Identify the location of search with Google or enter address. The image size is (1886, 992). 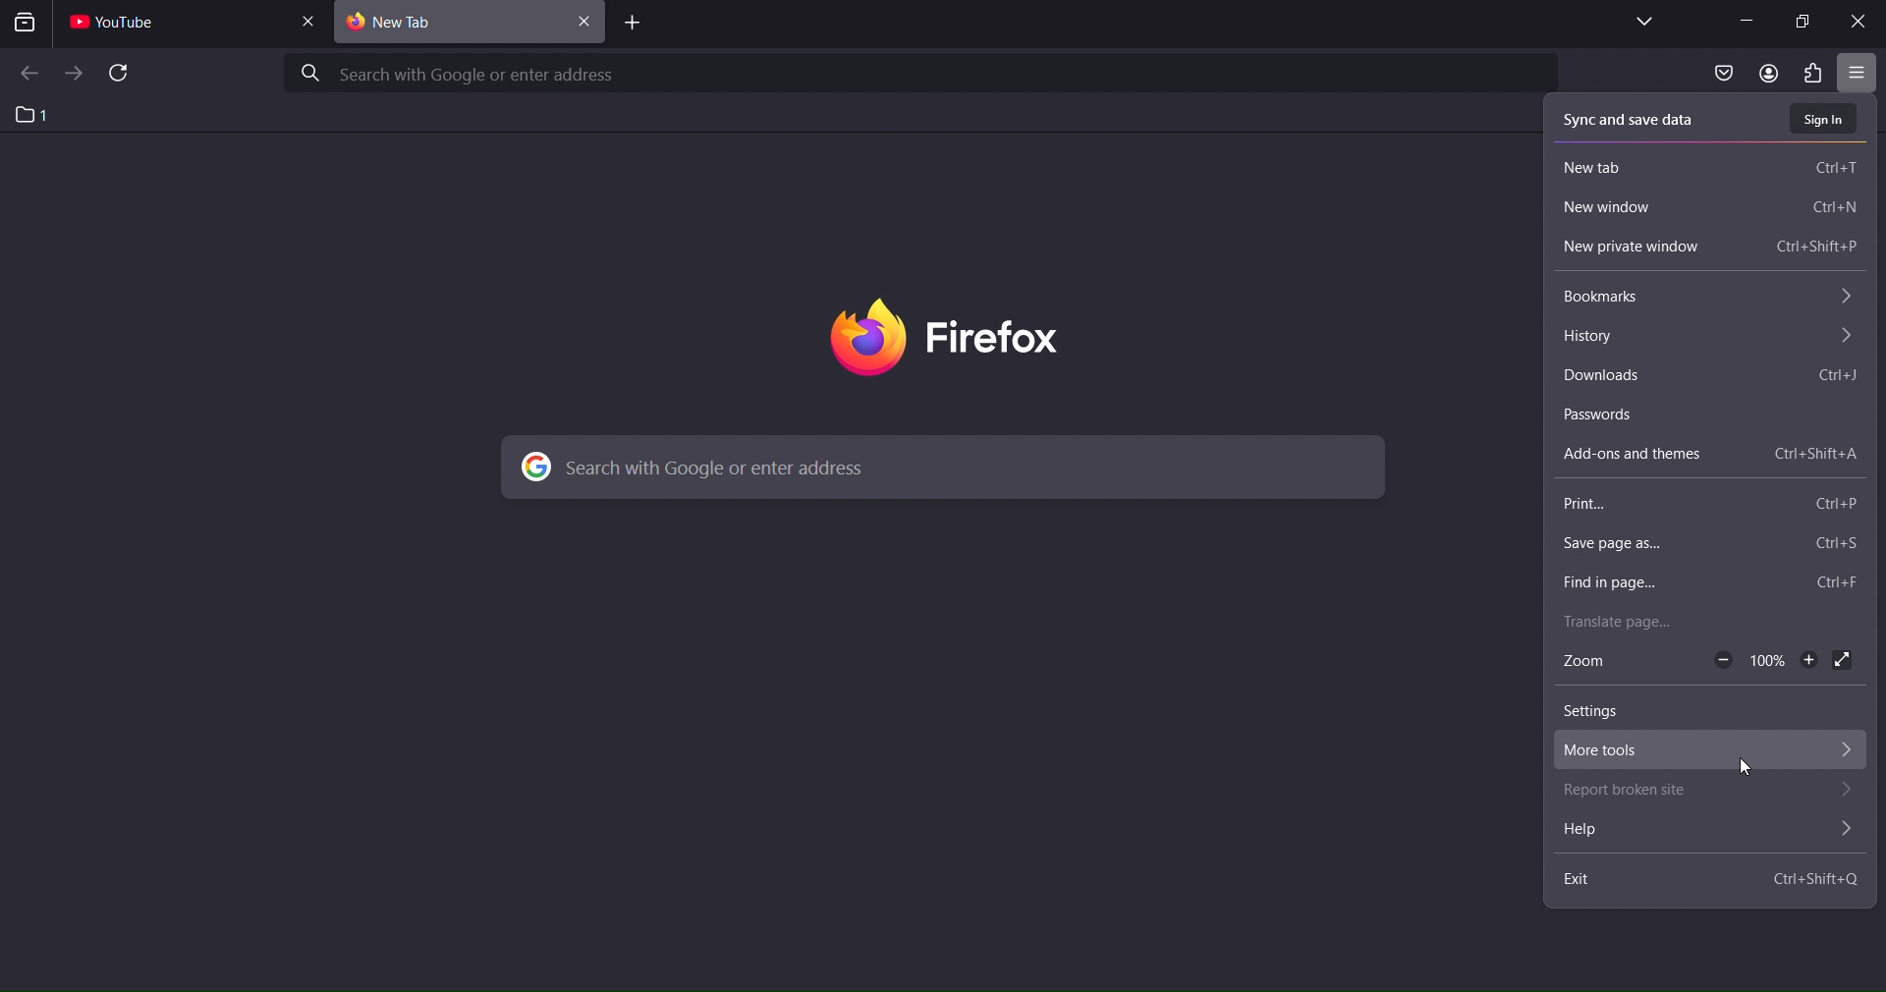
(921, 72).